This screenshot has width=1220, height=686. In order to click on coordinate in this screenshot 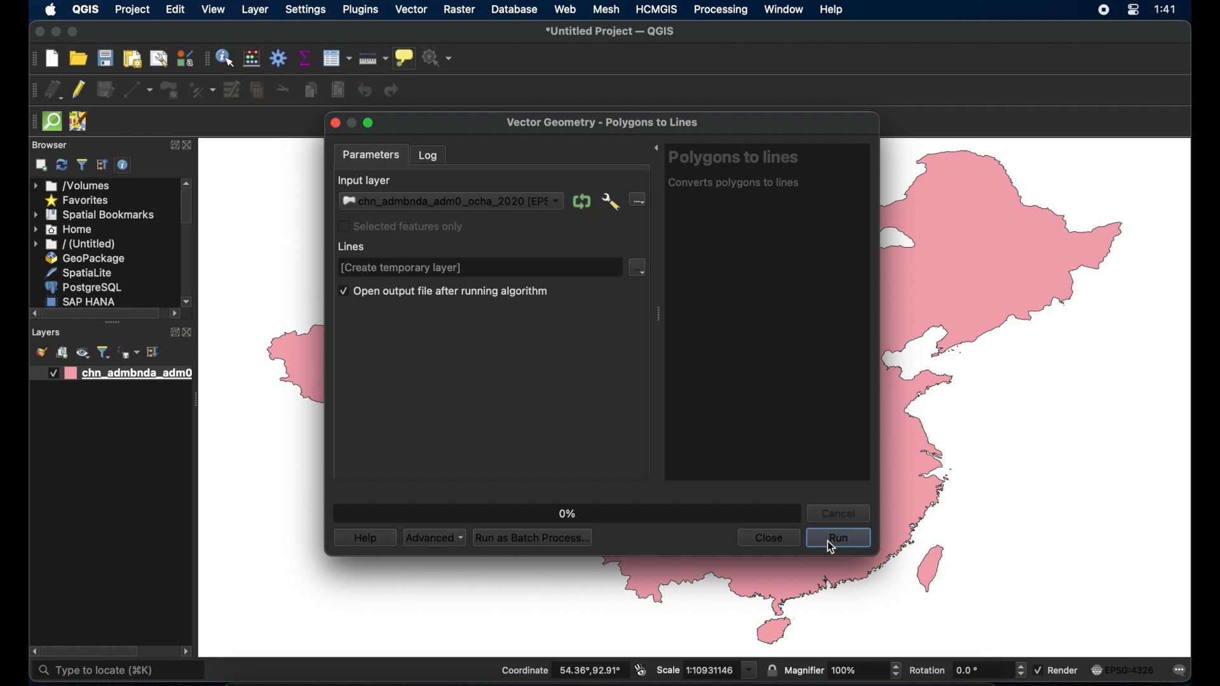, I will do `click(561, 670)`.